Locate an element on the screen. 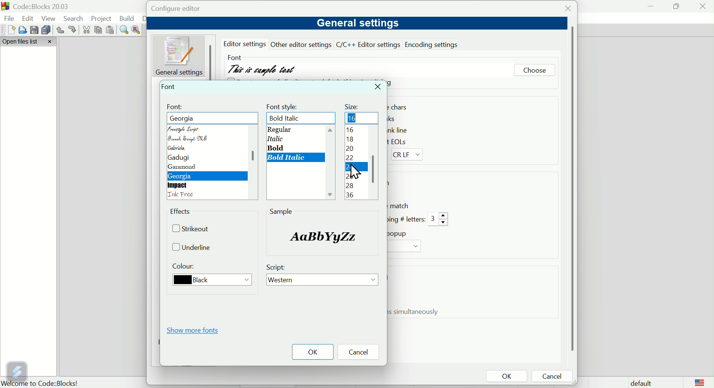  other editor settings is located at coordinates (302, 44).